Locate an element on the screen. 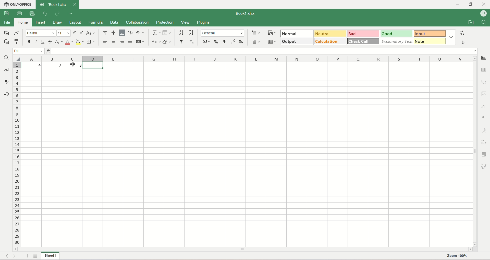 Image resolution: width=490 pixels, height=260 pixels. sort ascending is located at coordinates (181, 33).